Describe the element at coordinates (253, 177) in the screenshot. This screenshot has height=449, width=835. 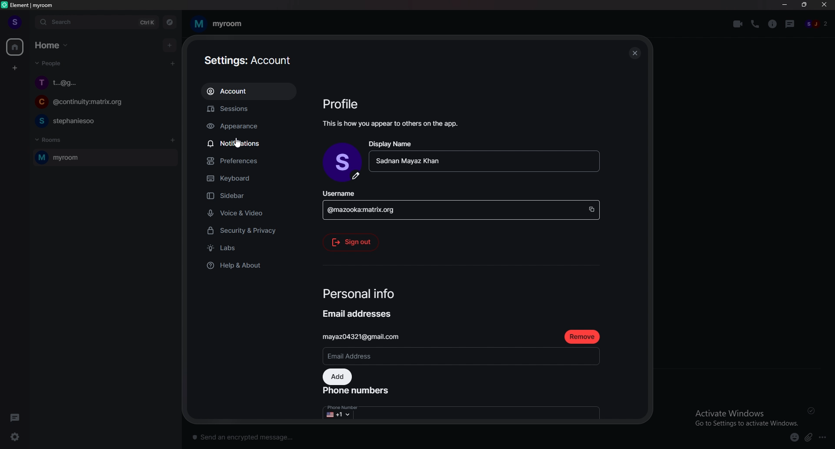
I see `keyboard` at that location.